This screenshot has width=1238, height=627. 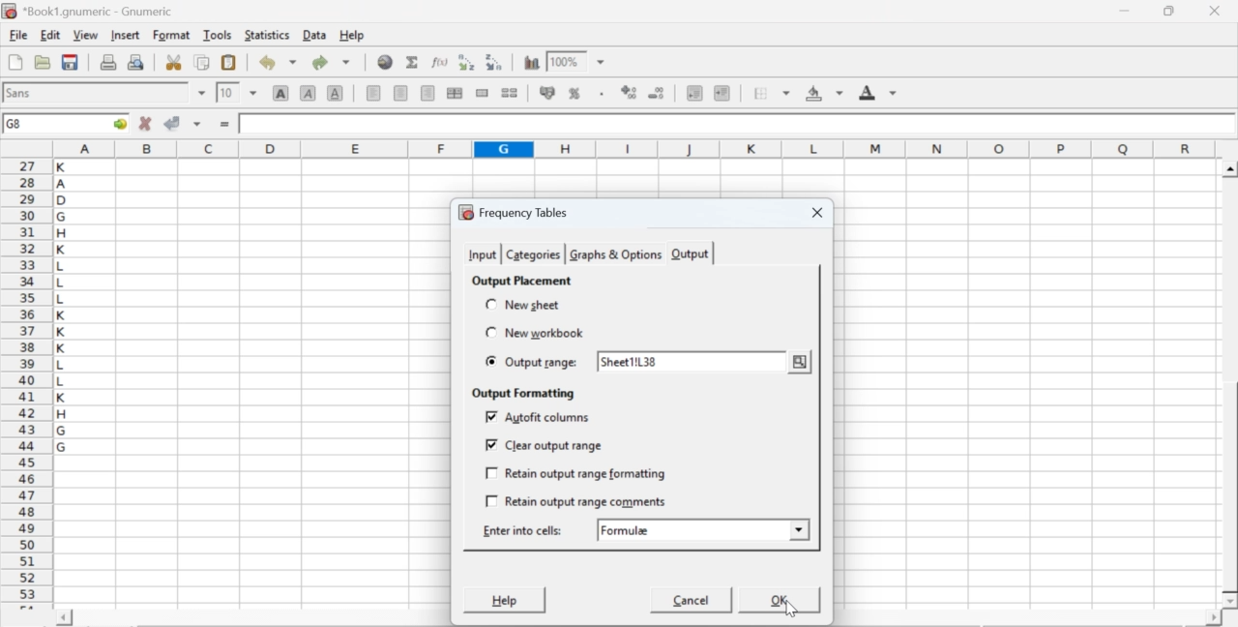 What do you see at coordinates (1170, 12) in the screenshot?
I see `restore down` at bounding box center [1170, 12].